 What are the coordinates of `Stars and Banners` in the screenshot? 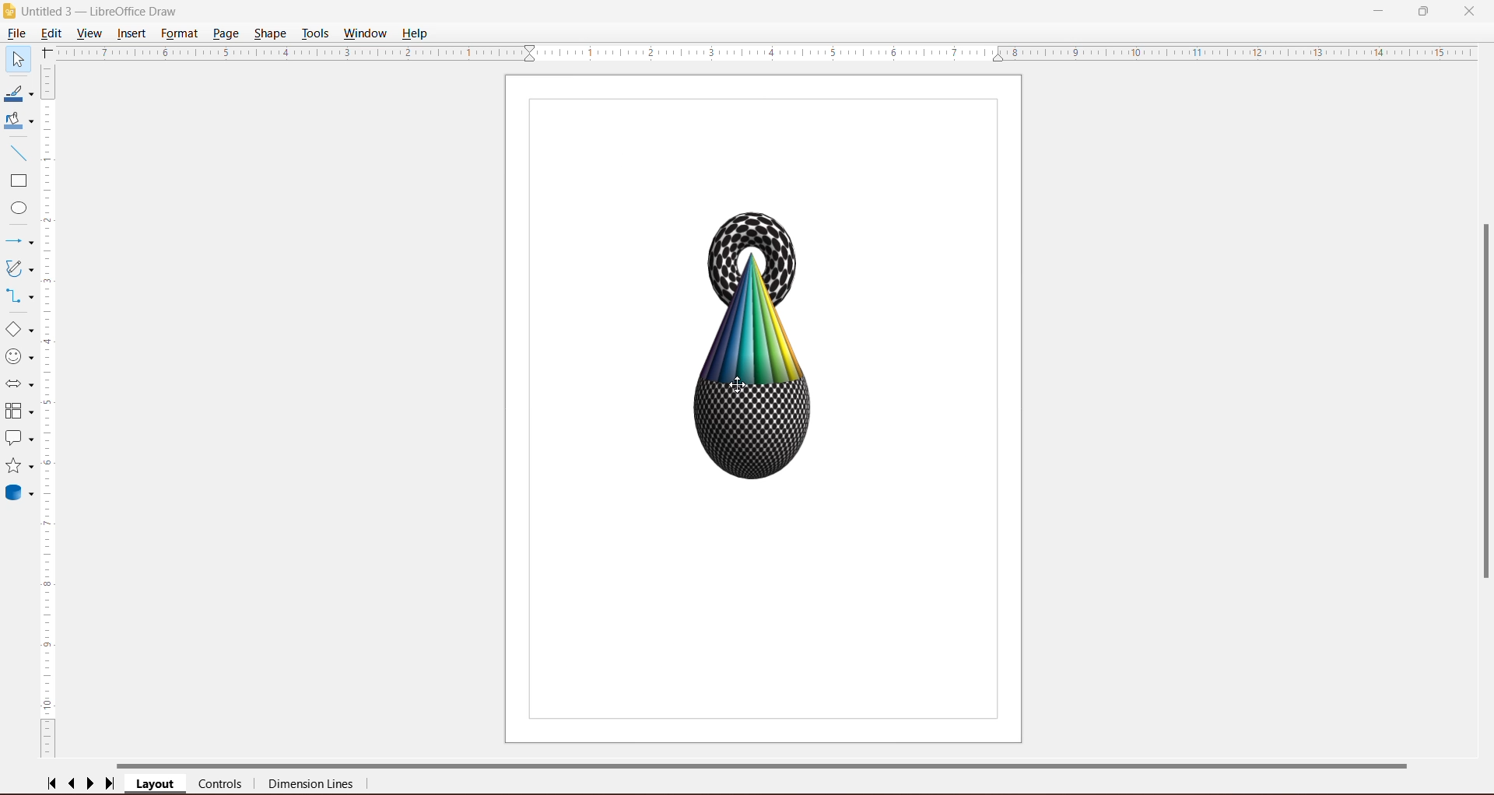 It's located at (19, 466).